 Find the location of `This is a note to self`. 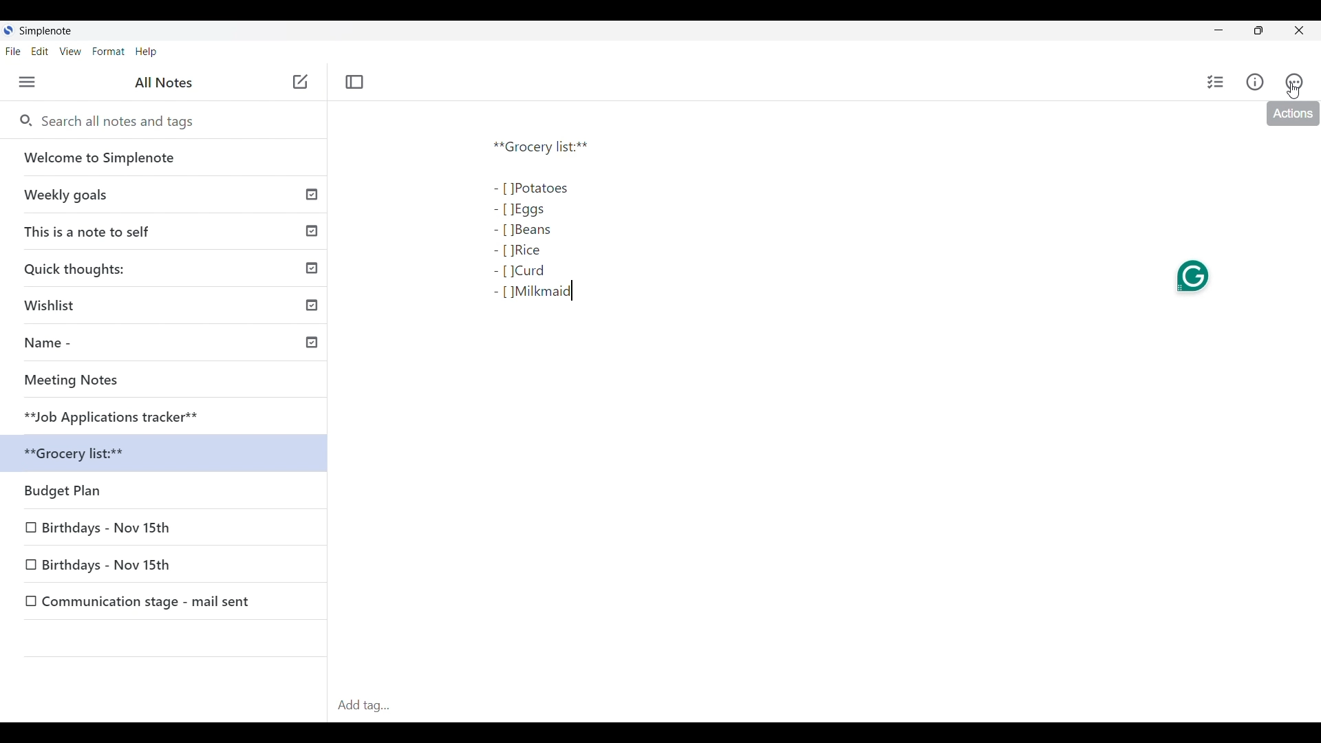

This is a note to self is located at coordinates (169, 232).